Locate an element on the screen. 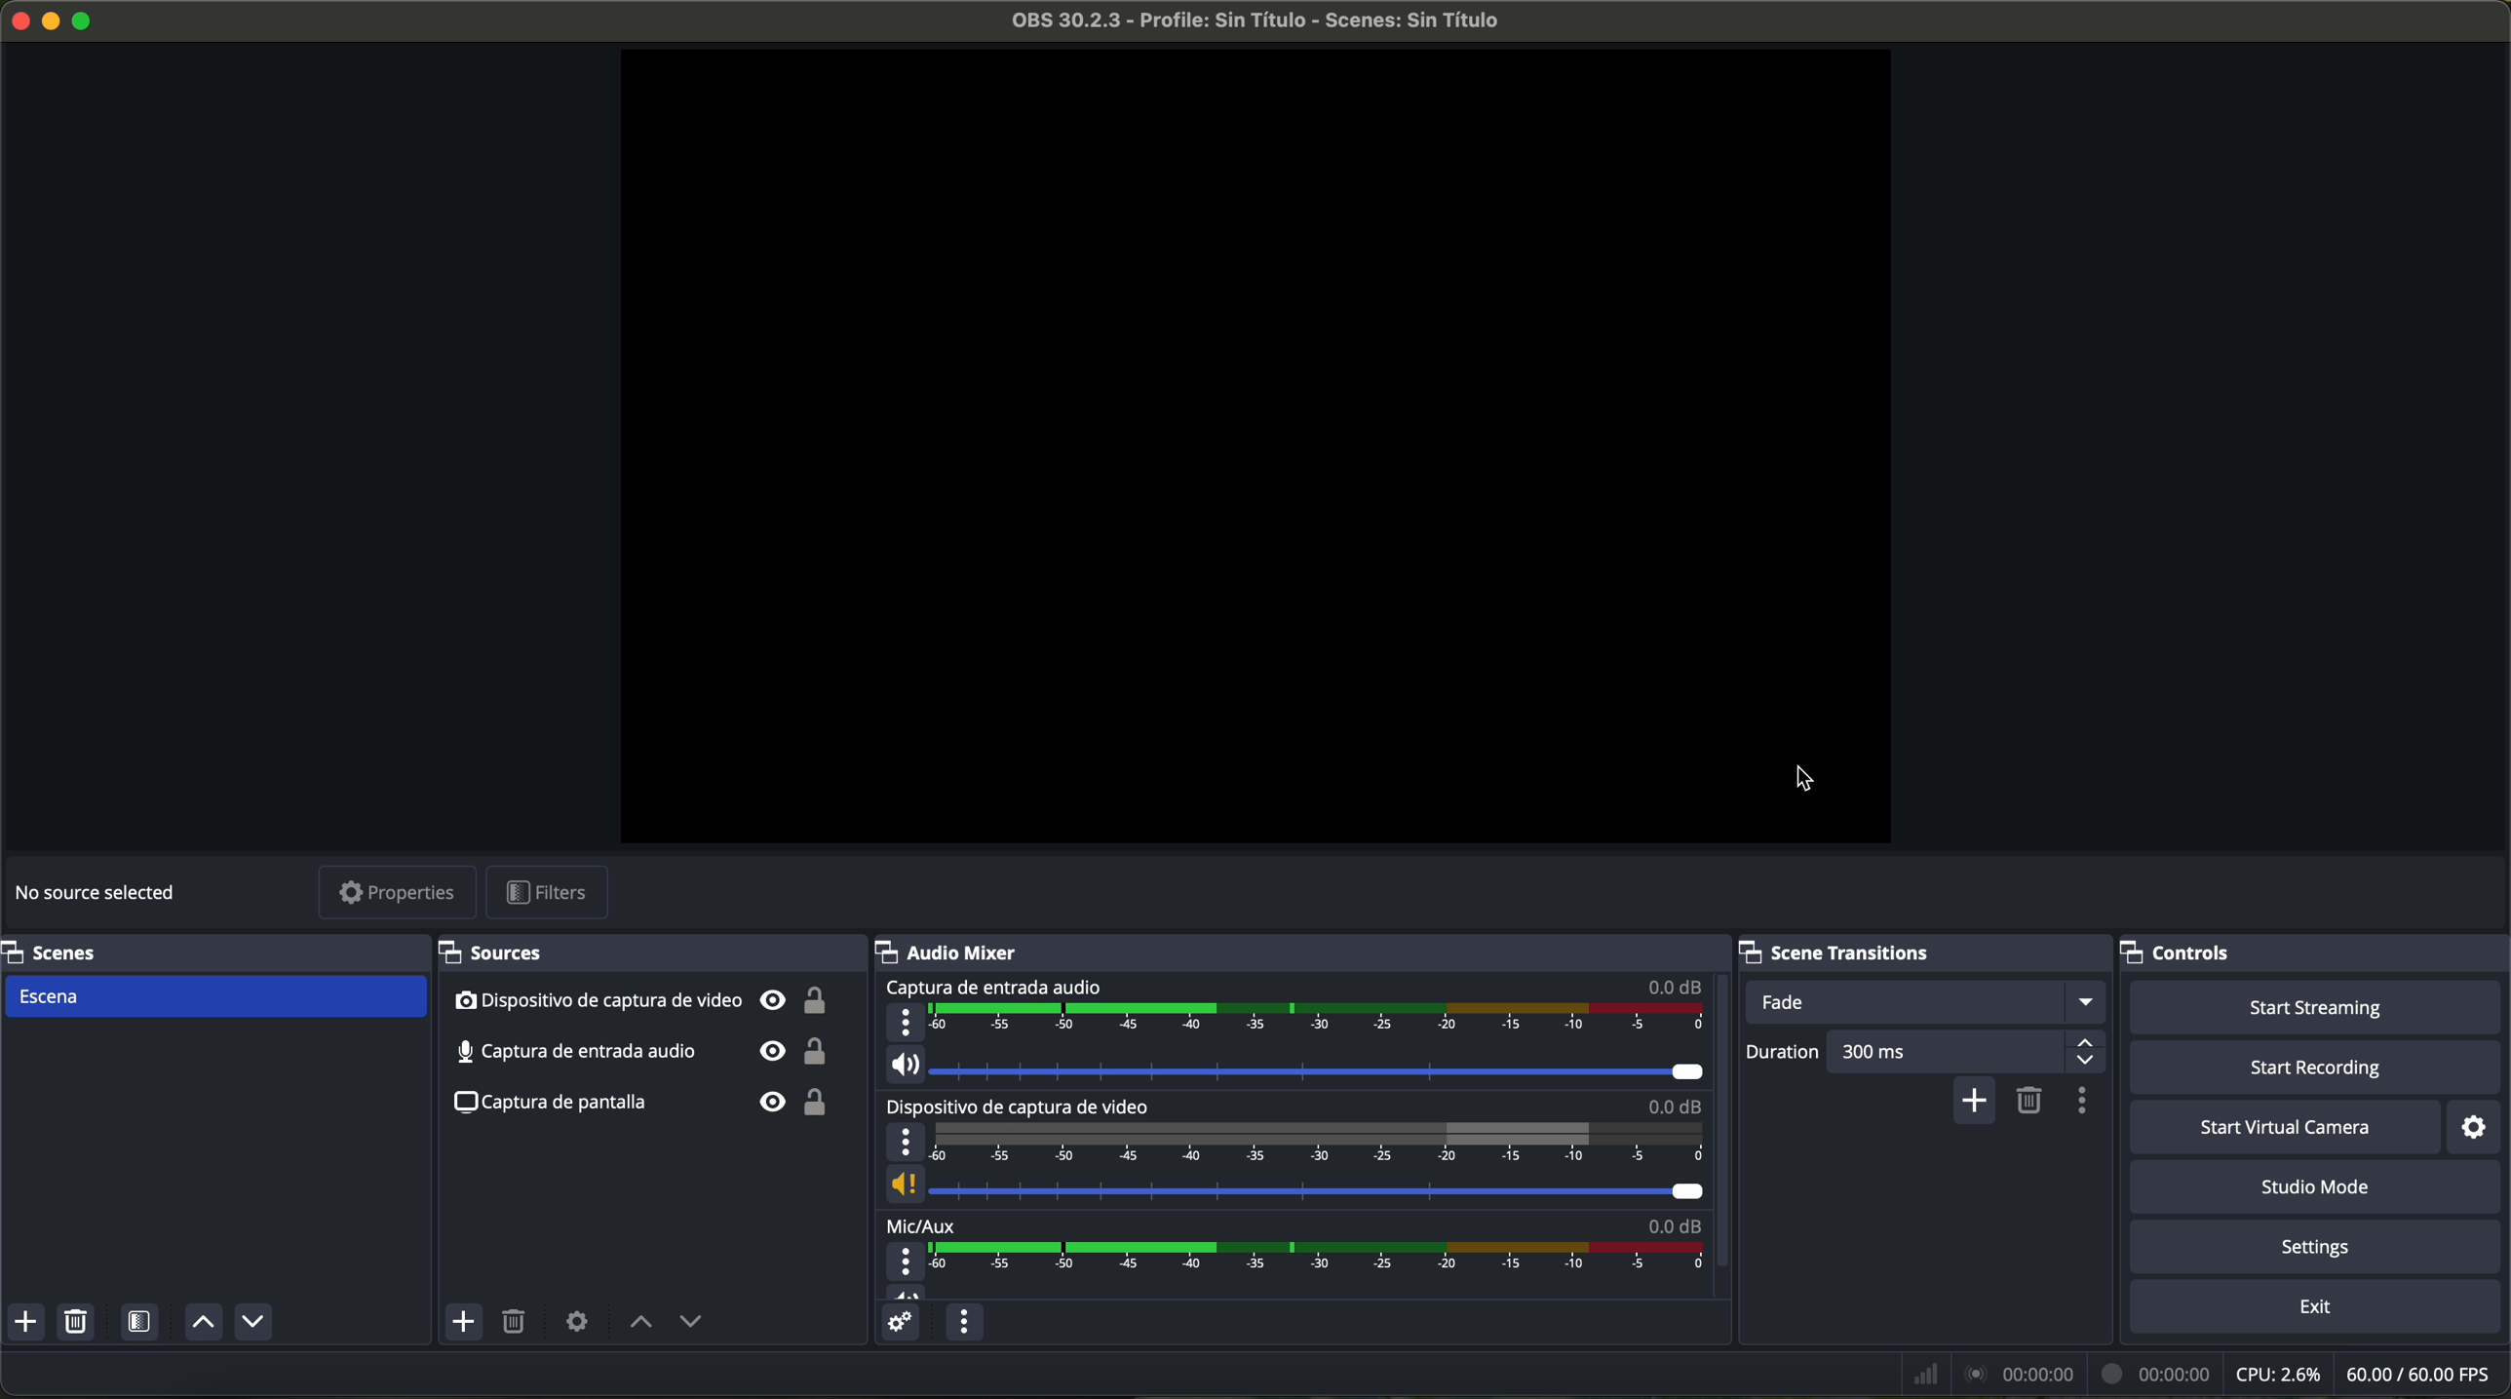 The image size is (2511, 1399). file name is located at coordinates (1238, 24).